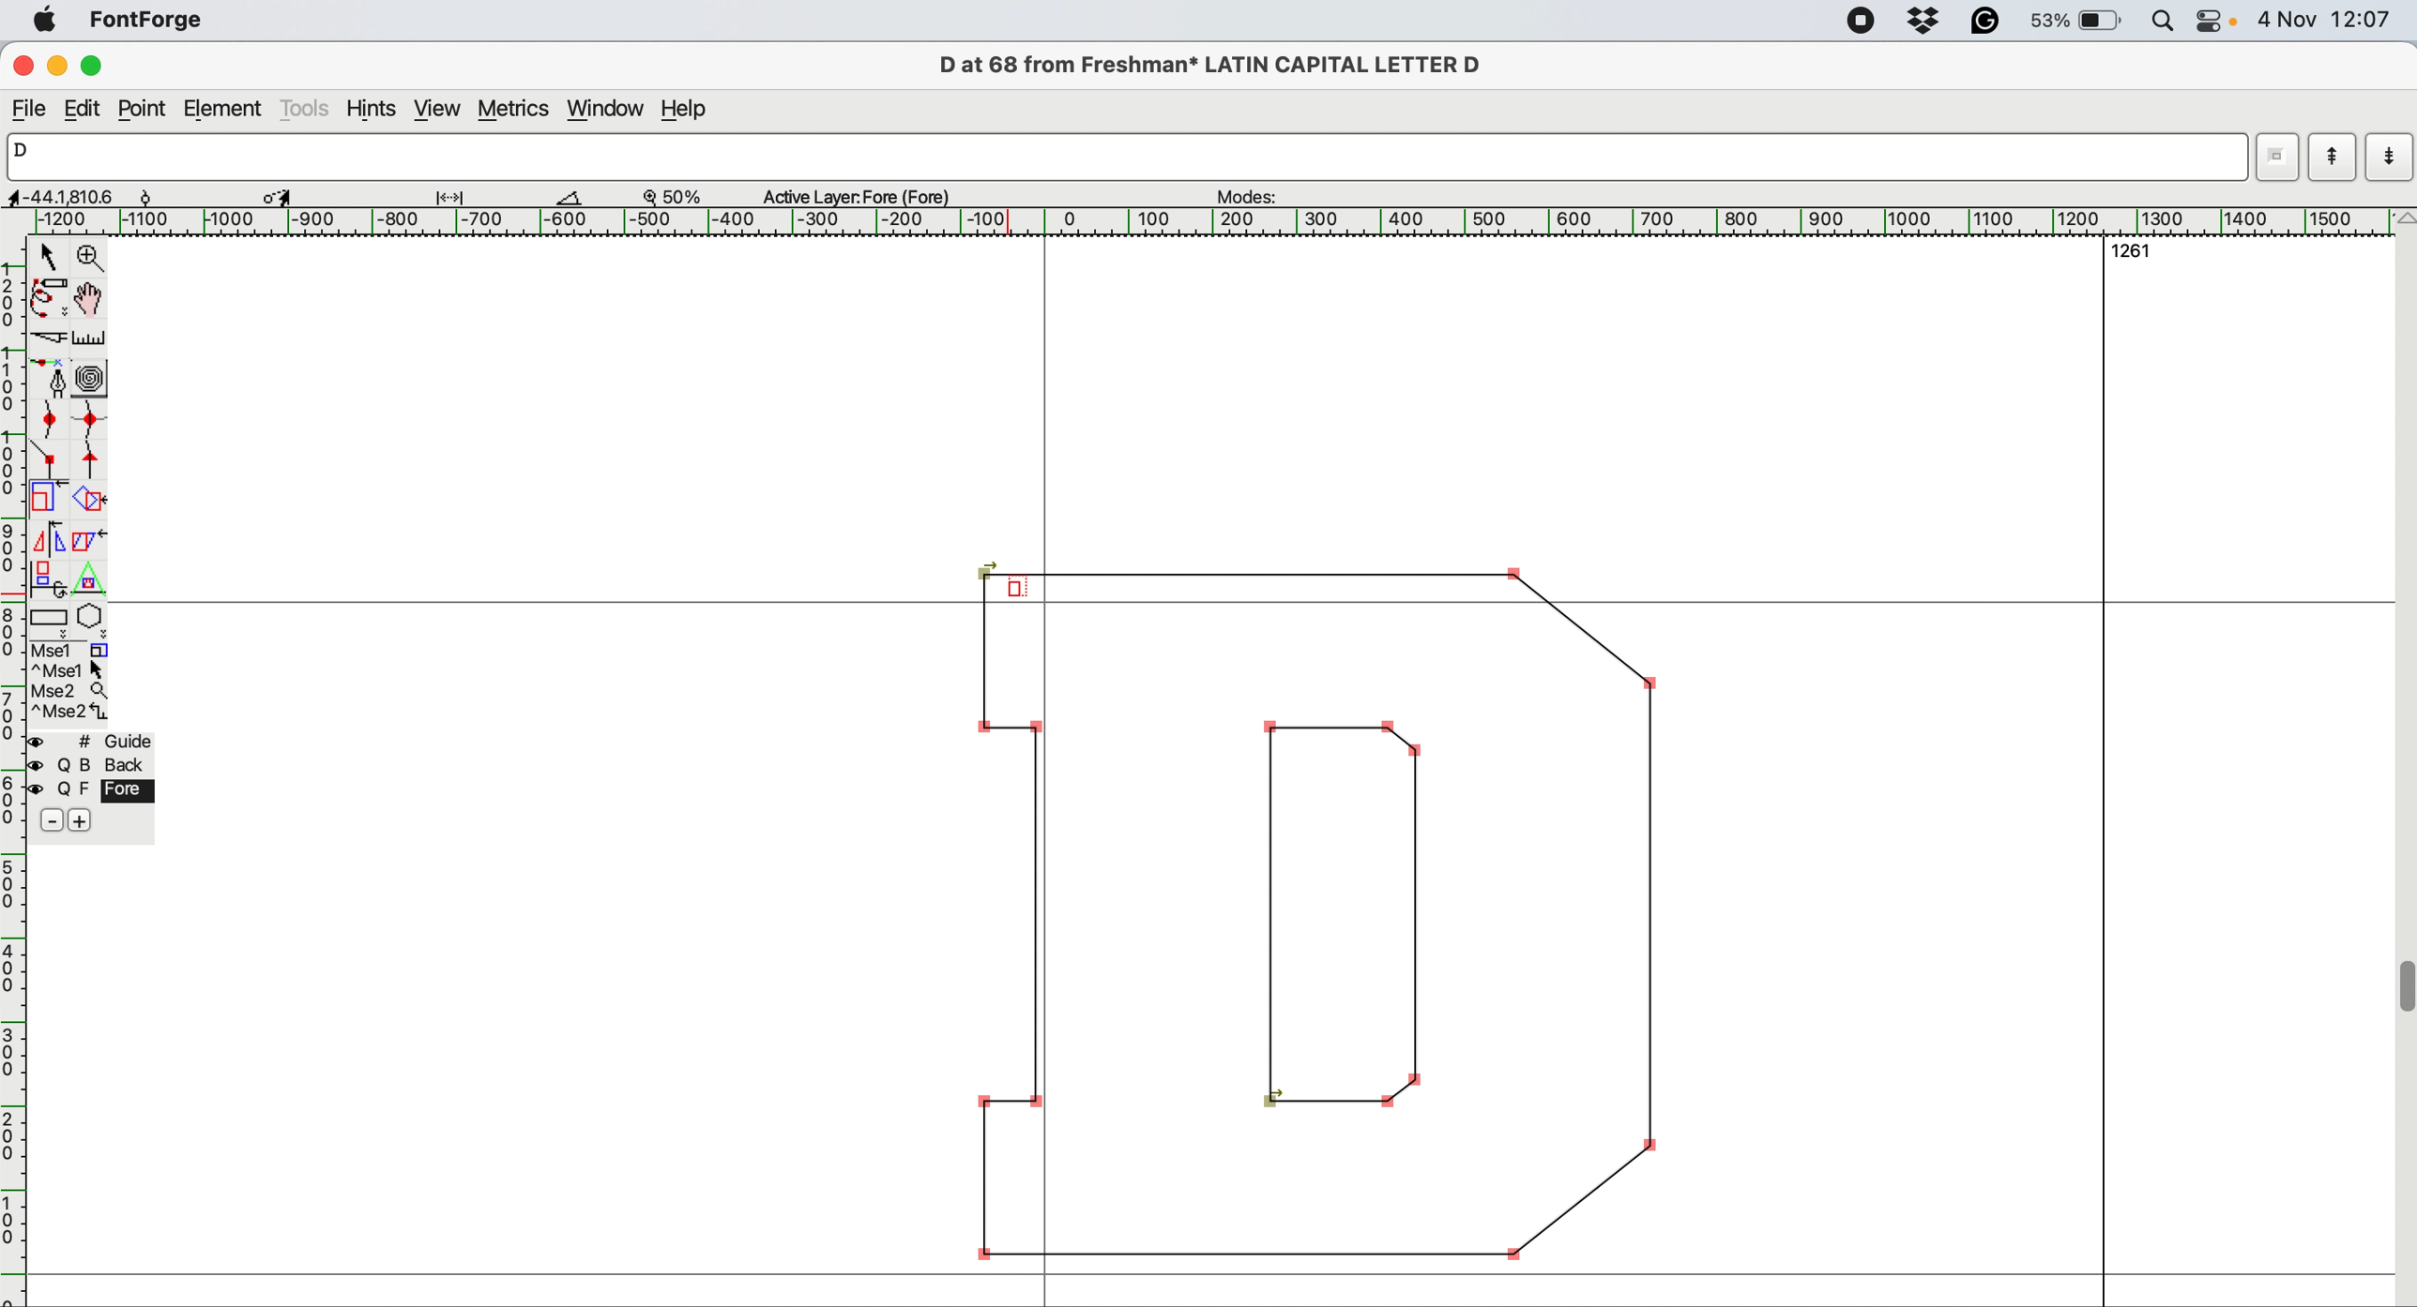  Describe the element at coordinates (2325, 19) in the screenshot. I see `4 Nov 12:07` at that location.